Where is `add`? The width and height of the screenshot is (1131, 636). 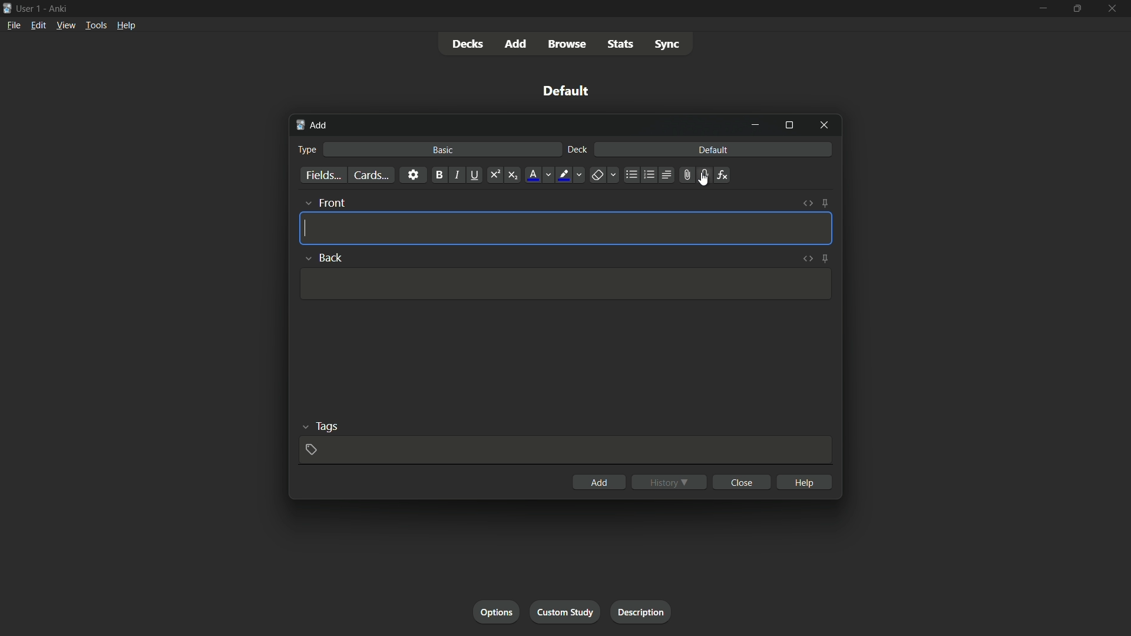
add is located at coordinates (598, 482).